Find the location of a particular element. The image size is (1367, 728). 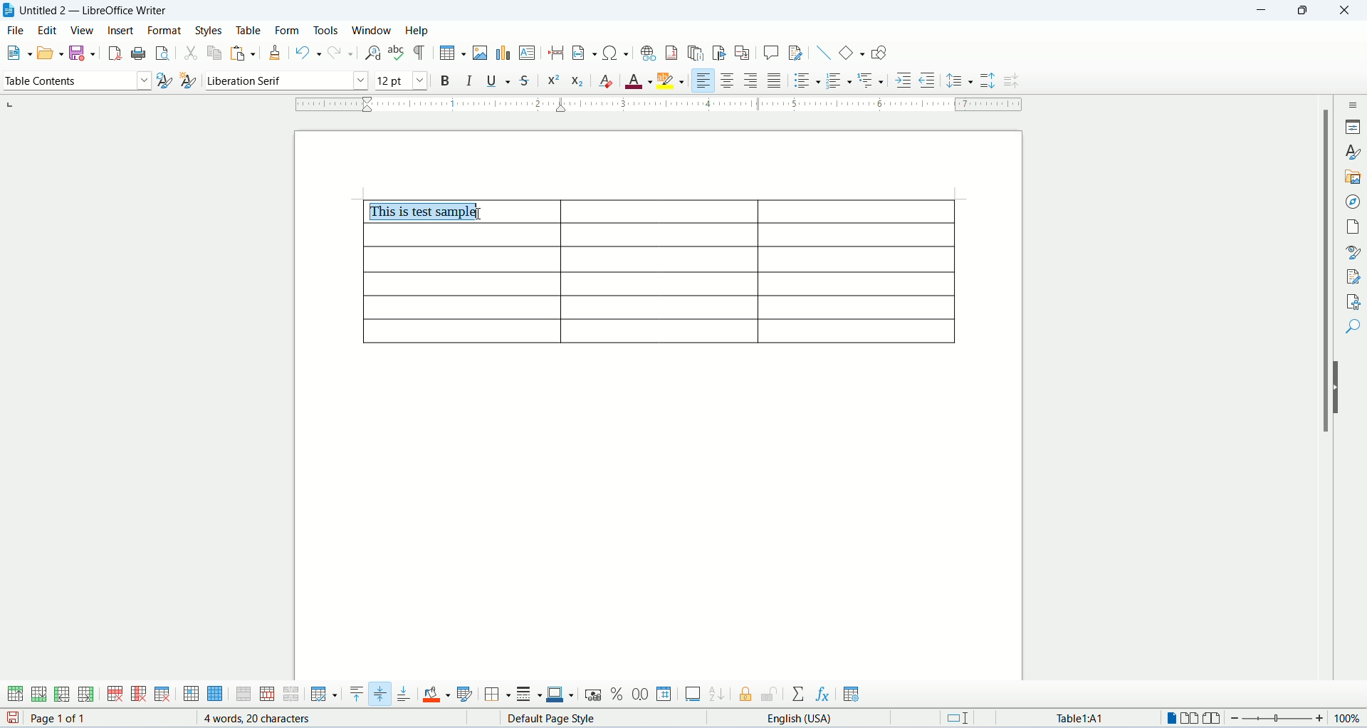

format is located at coordinates (167, 30).